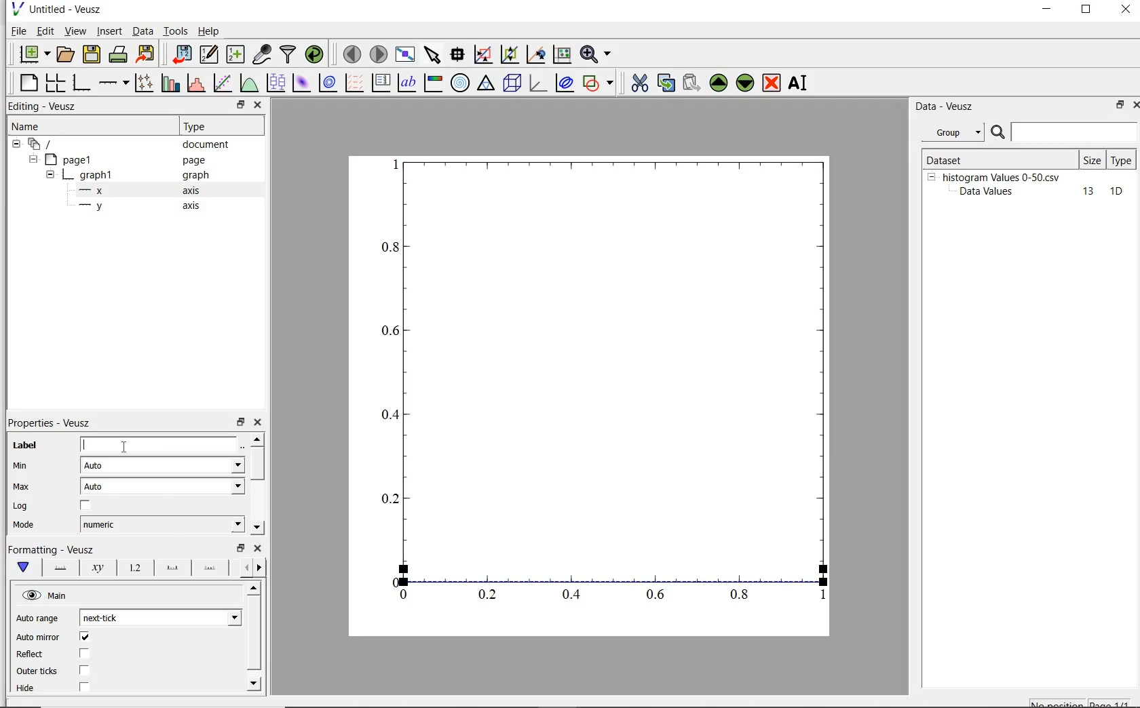  What do you see at coordinates (931, 176) in the screenshot?
I see `hide` at bounding box center [931, 176].